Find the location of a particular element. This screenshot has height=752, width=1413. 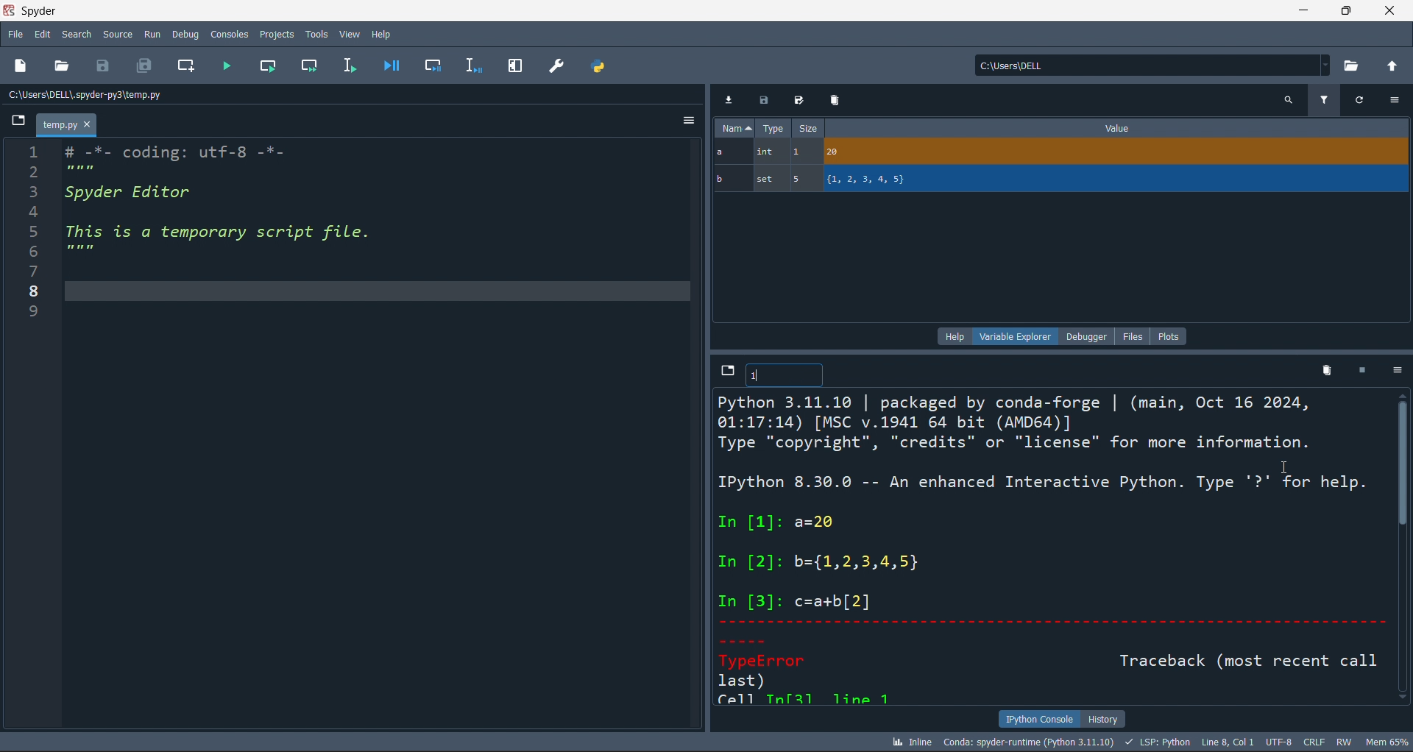

LSP:PYTHON is located at coordinates (1155, 742).